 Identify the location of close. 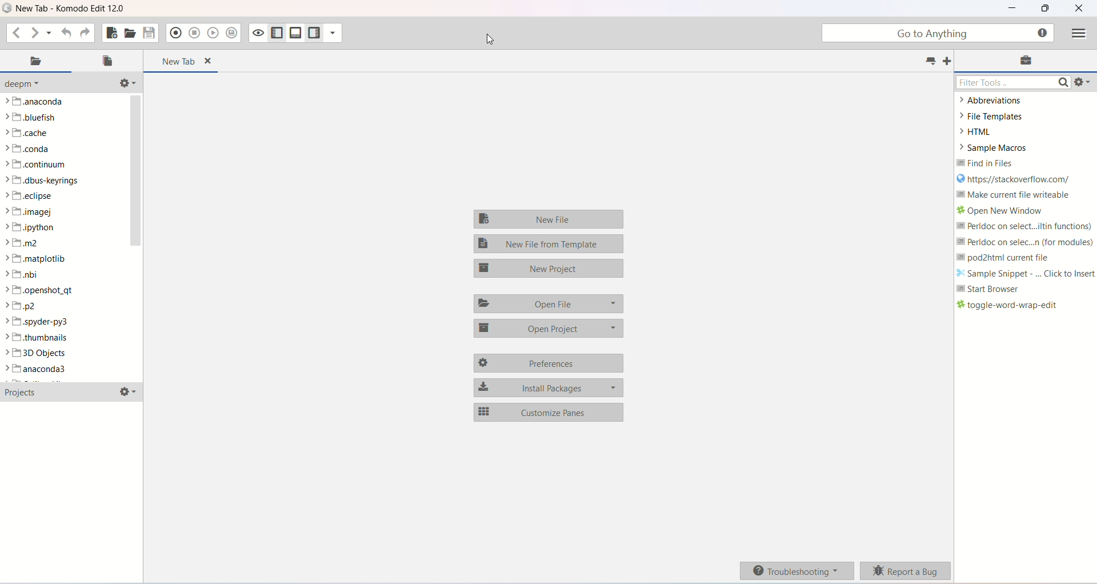
(1082, 8).